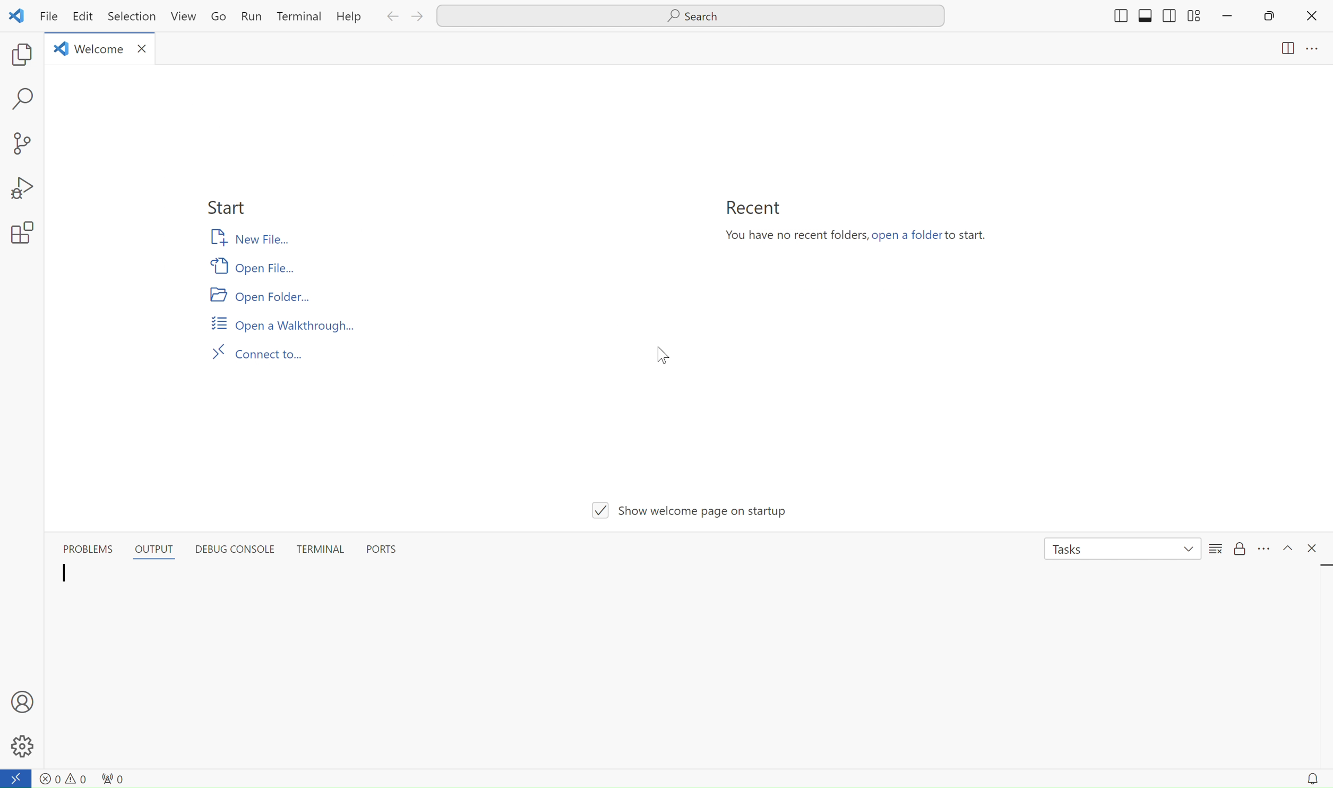 The width and height of the screenshot is (1333, 788). I want to click on ports, so click(389, 552).